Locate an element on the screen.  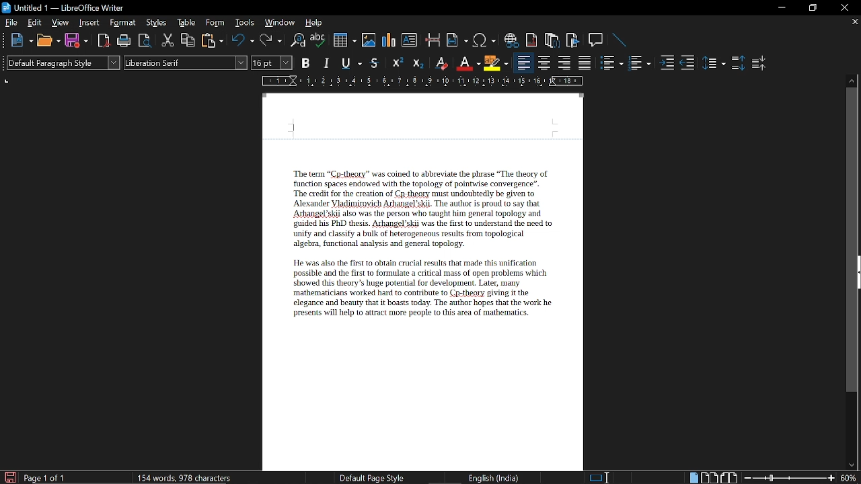
Insert endnote is located at coordinates (533, 41).